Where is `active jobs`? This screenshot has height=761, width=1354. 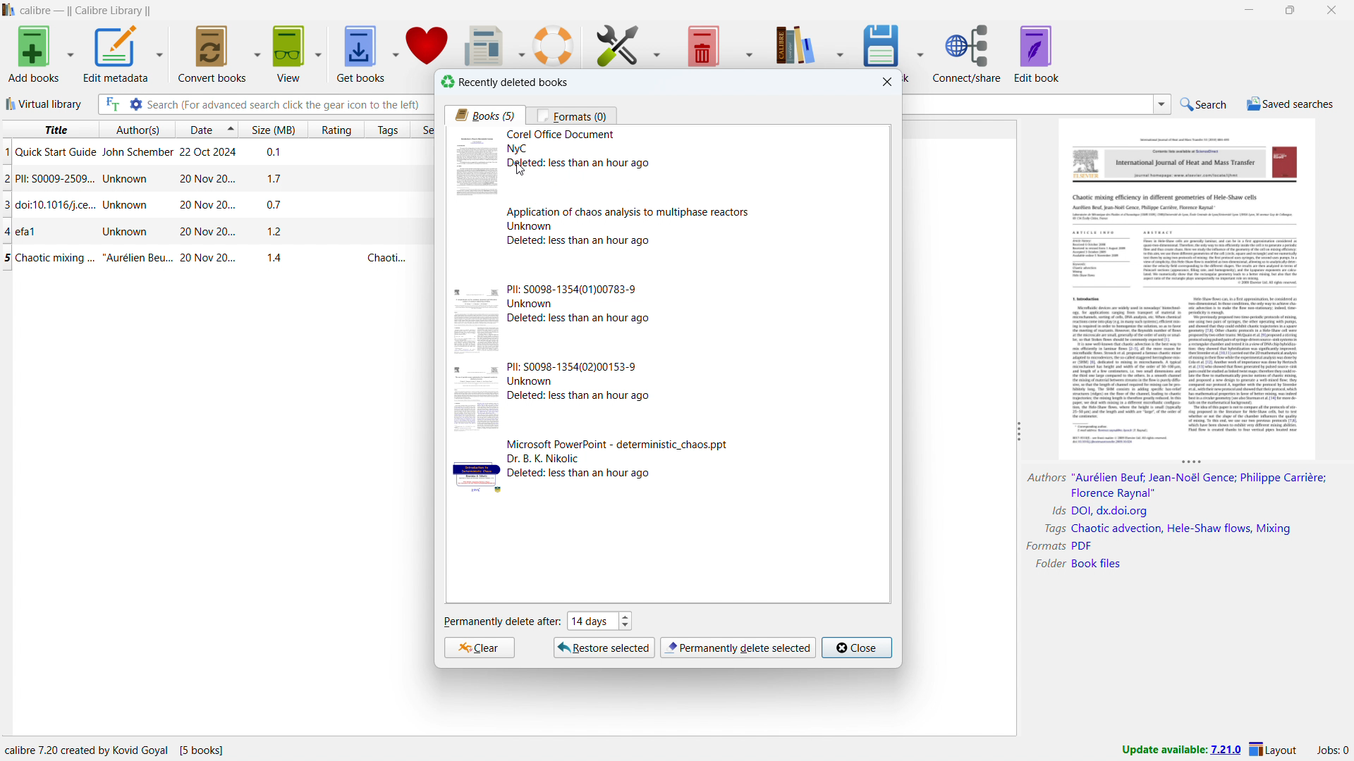 active jobs is located at coordinates (1332, 750).